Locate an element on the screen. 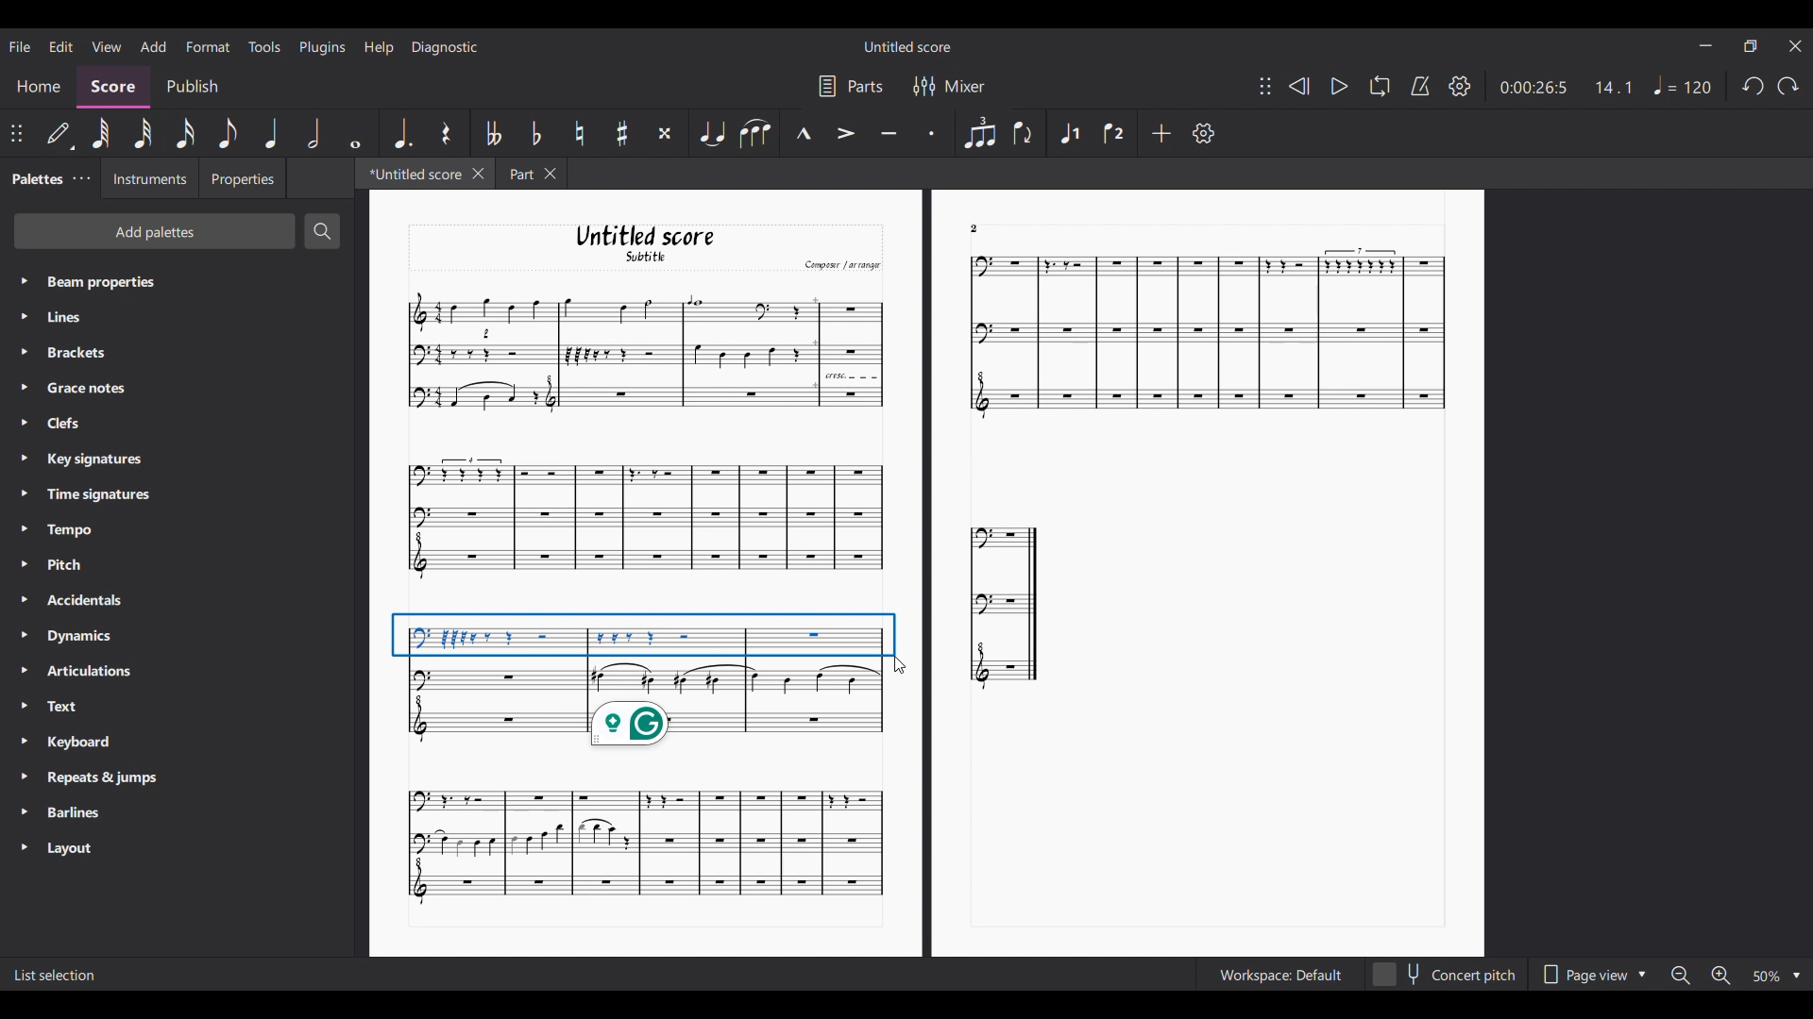 The width and height of the screenshot is (1813, 1019). Flip direction is located at coordinates (1024, 132).